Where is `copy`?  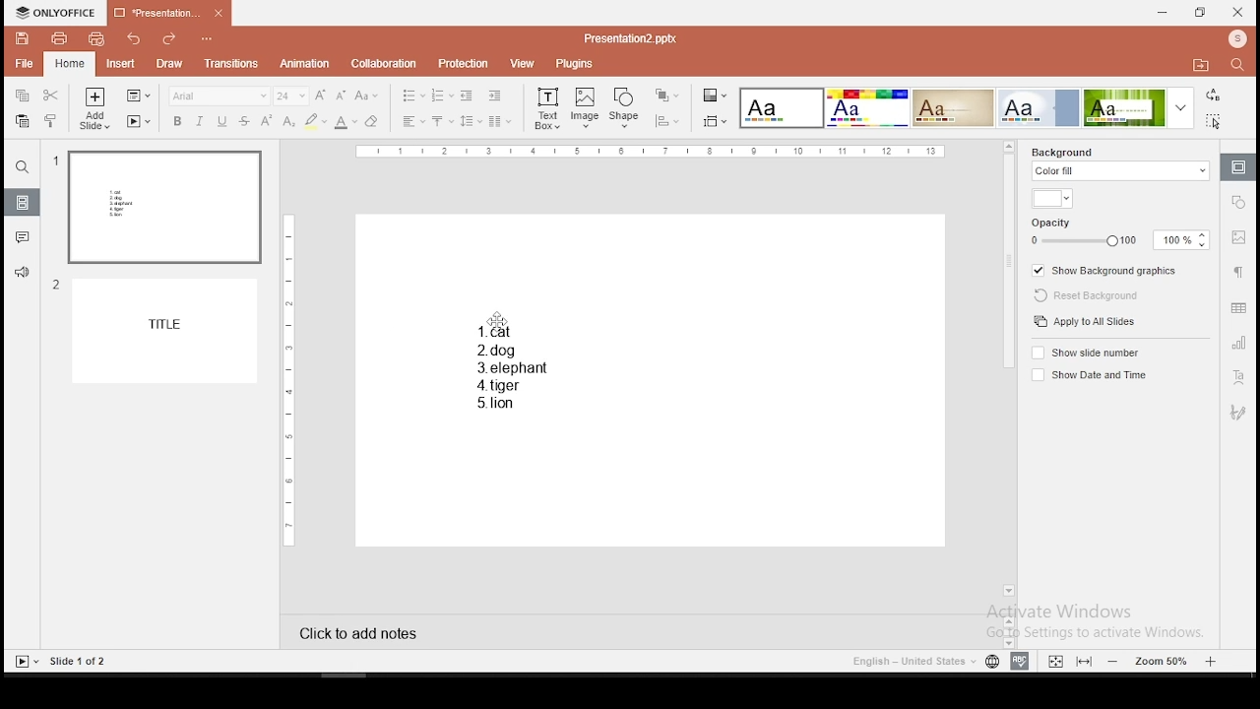
copy is located at coordinates (23, 96).